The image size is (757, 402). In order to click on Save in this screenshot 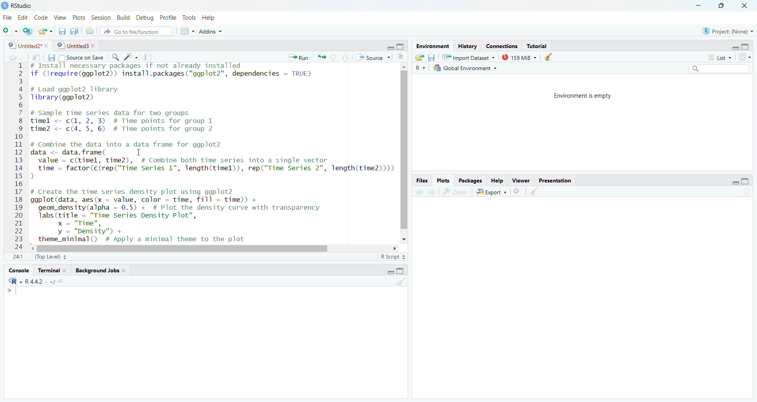, I will do `click(431, 58)`.